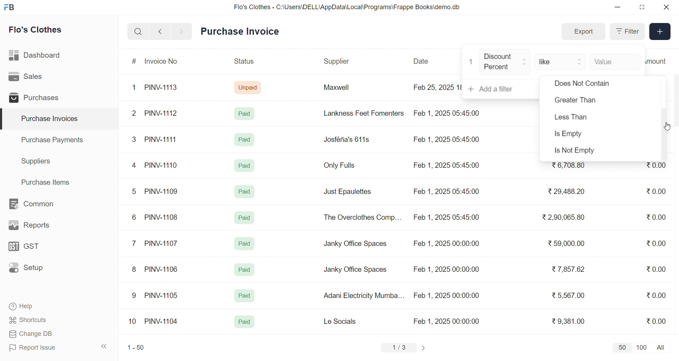 This screenshot has height=361, width=679. Describe the element at coordinates (37, 161) in the screenshot. I see `Suppliers` at that location.